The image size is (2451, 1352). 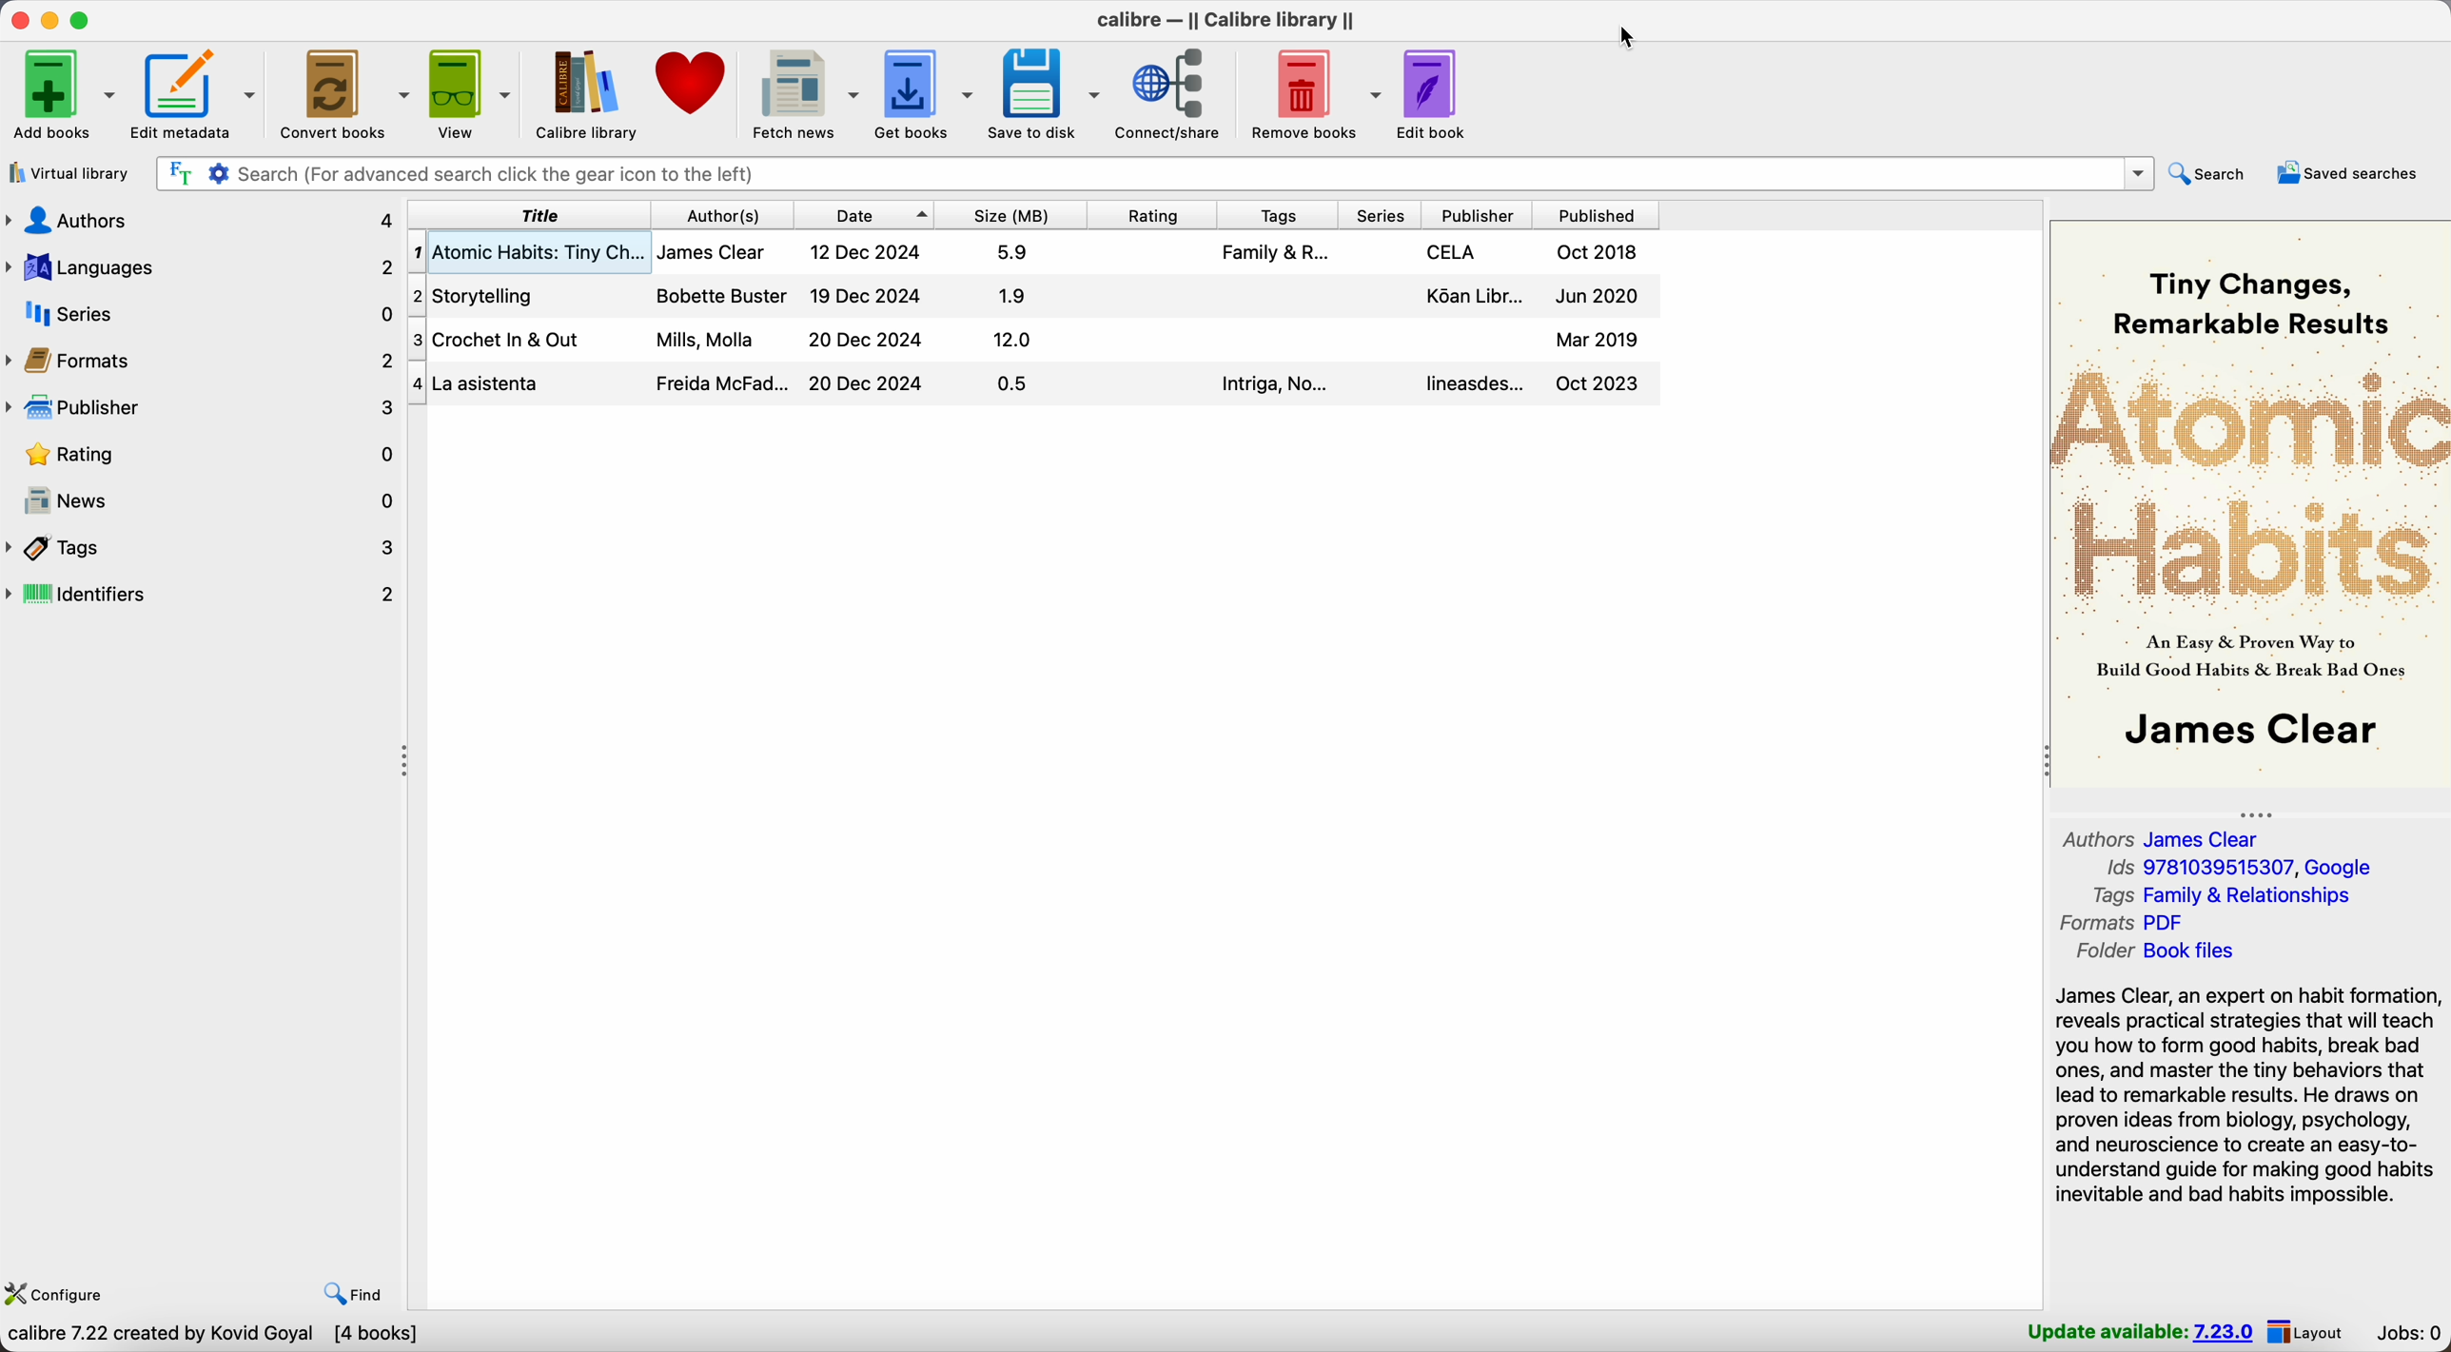 What do you see at coordinates (2308, 1332) in the screenshot?
I see `layout` at bounding box center [2308, 1332].